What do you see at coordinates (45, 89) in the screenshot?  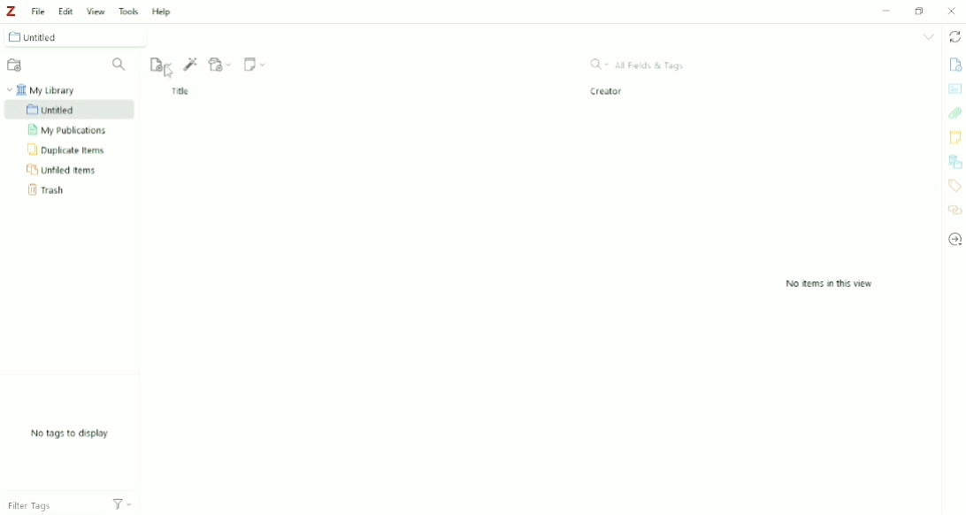 I see `My Library` at bounding box center [45, 89].